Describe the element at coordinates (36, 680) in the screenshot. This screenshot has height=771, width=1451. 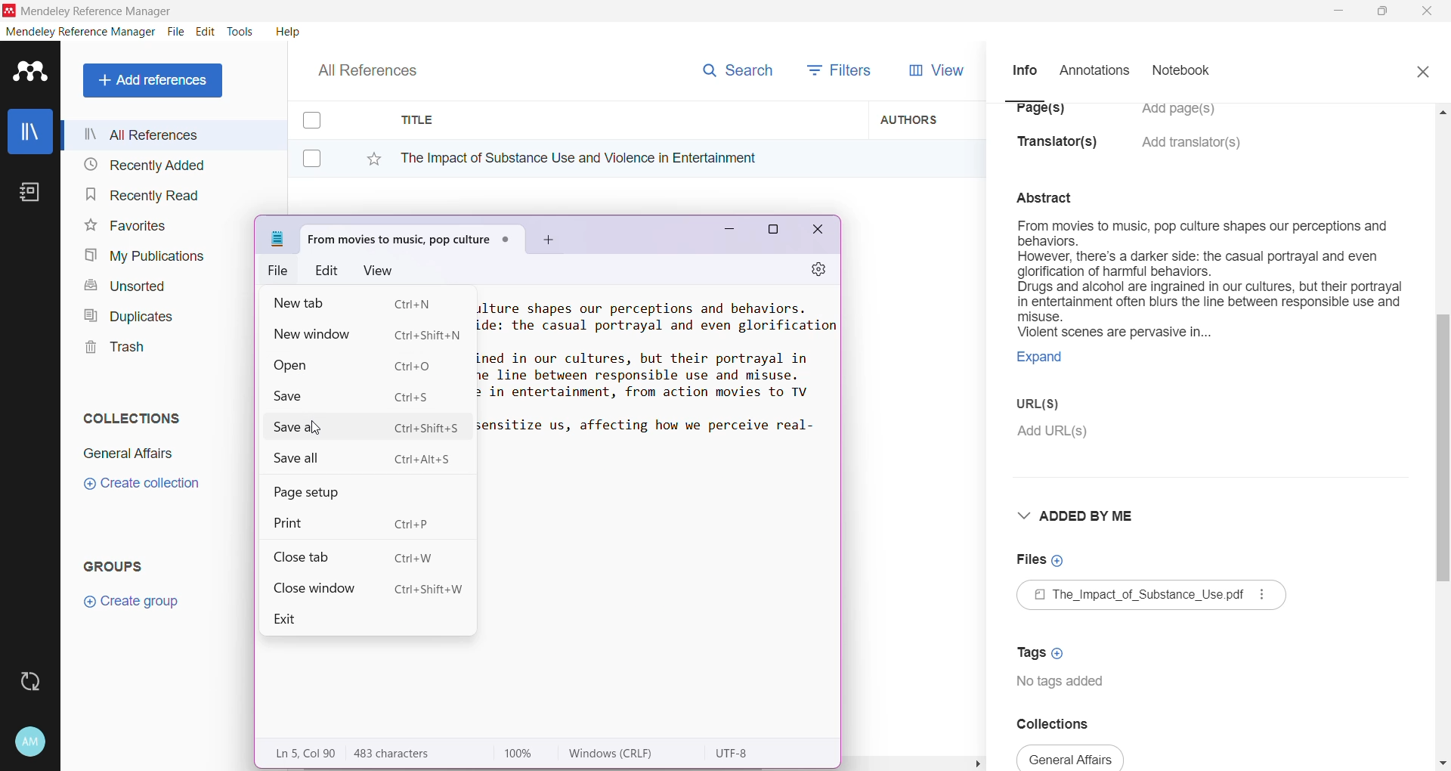
I see `Last Sync` at that location.